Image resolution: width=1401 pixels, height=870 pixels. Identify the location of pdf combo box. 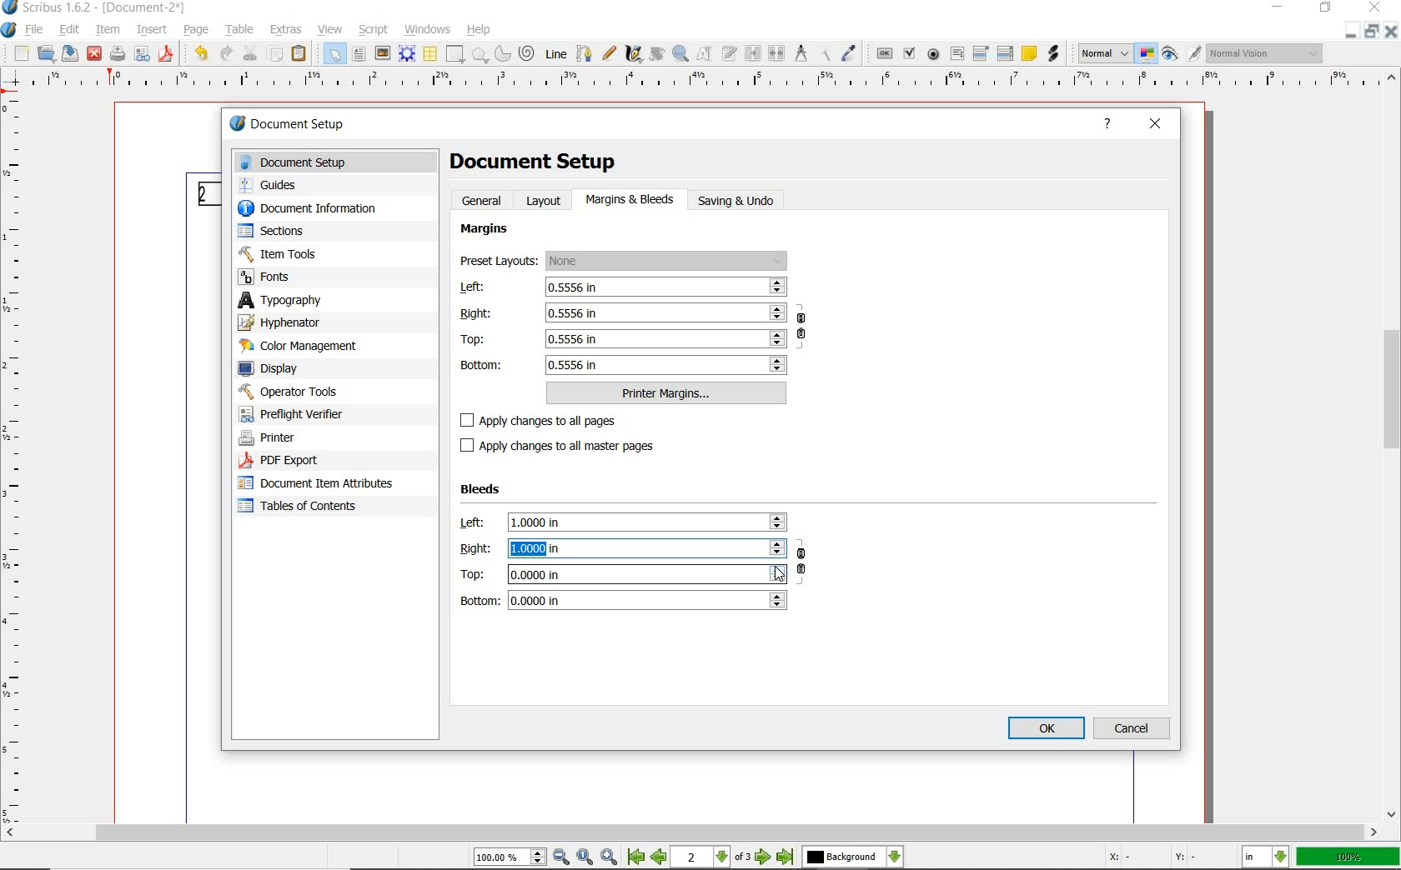
(982, 55).